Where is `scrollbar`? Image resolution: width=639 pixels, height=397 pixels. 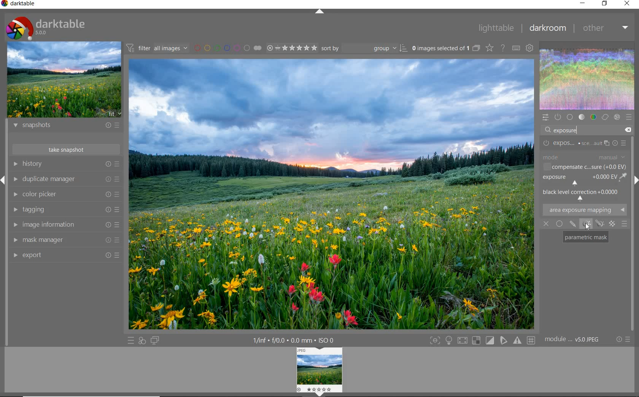 scrollbar is located at coordinates (633, 207).